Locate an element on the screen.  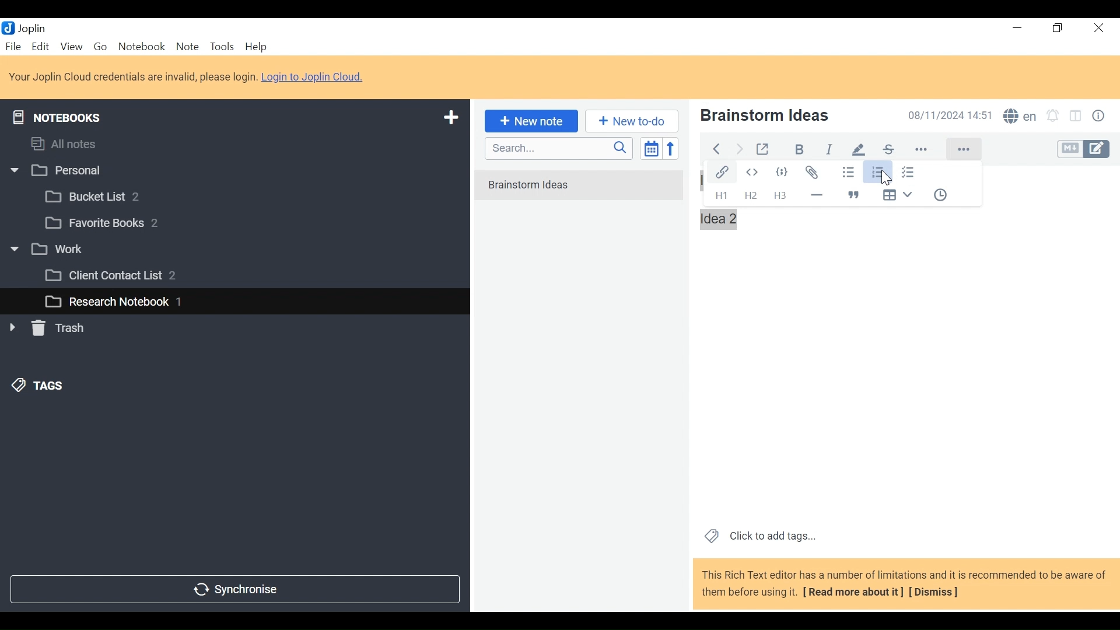
Toggle sort order field is located at coordinates (650, 148).